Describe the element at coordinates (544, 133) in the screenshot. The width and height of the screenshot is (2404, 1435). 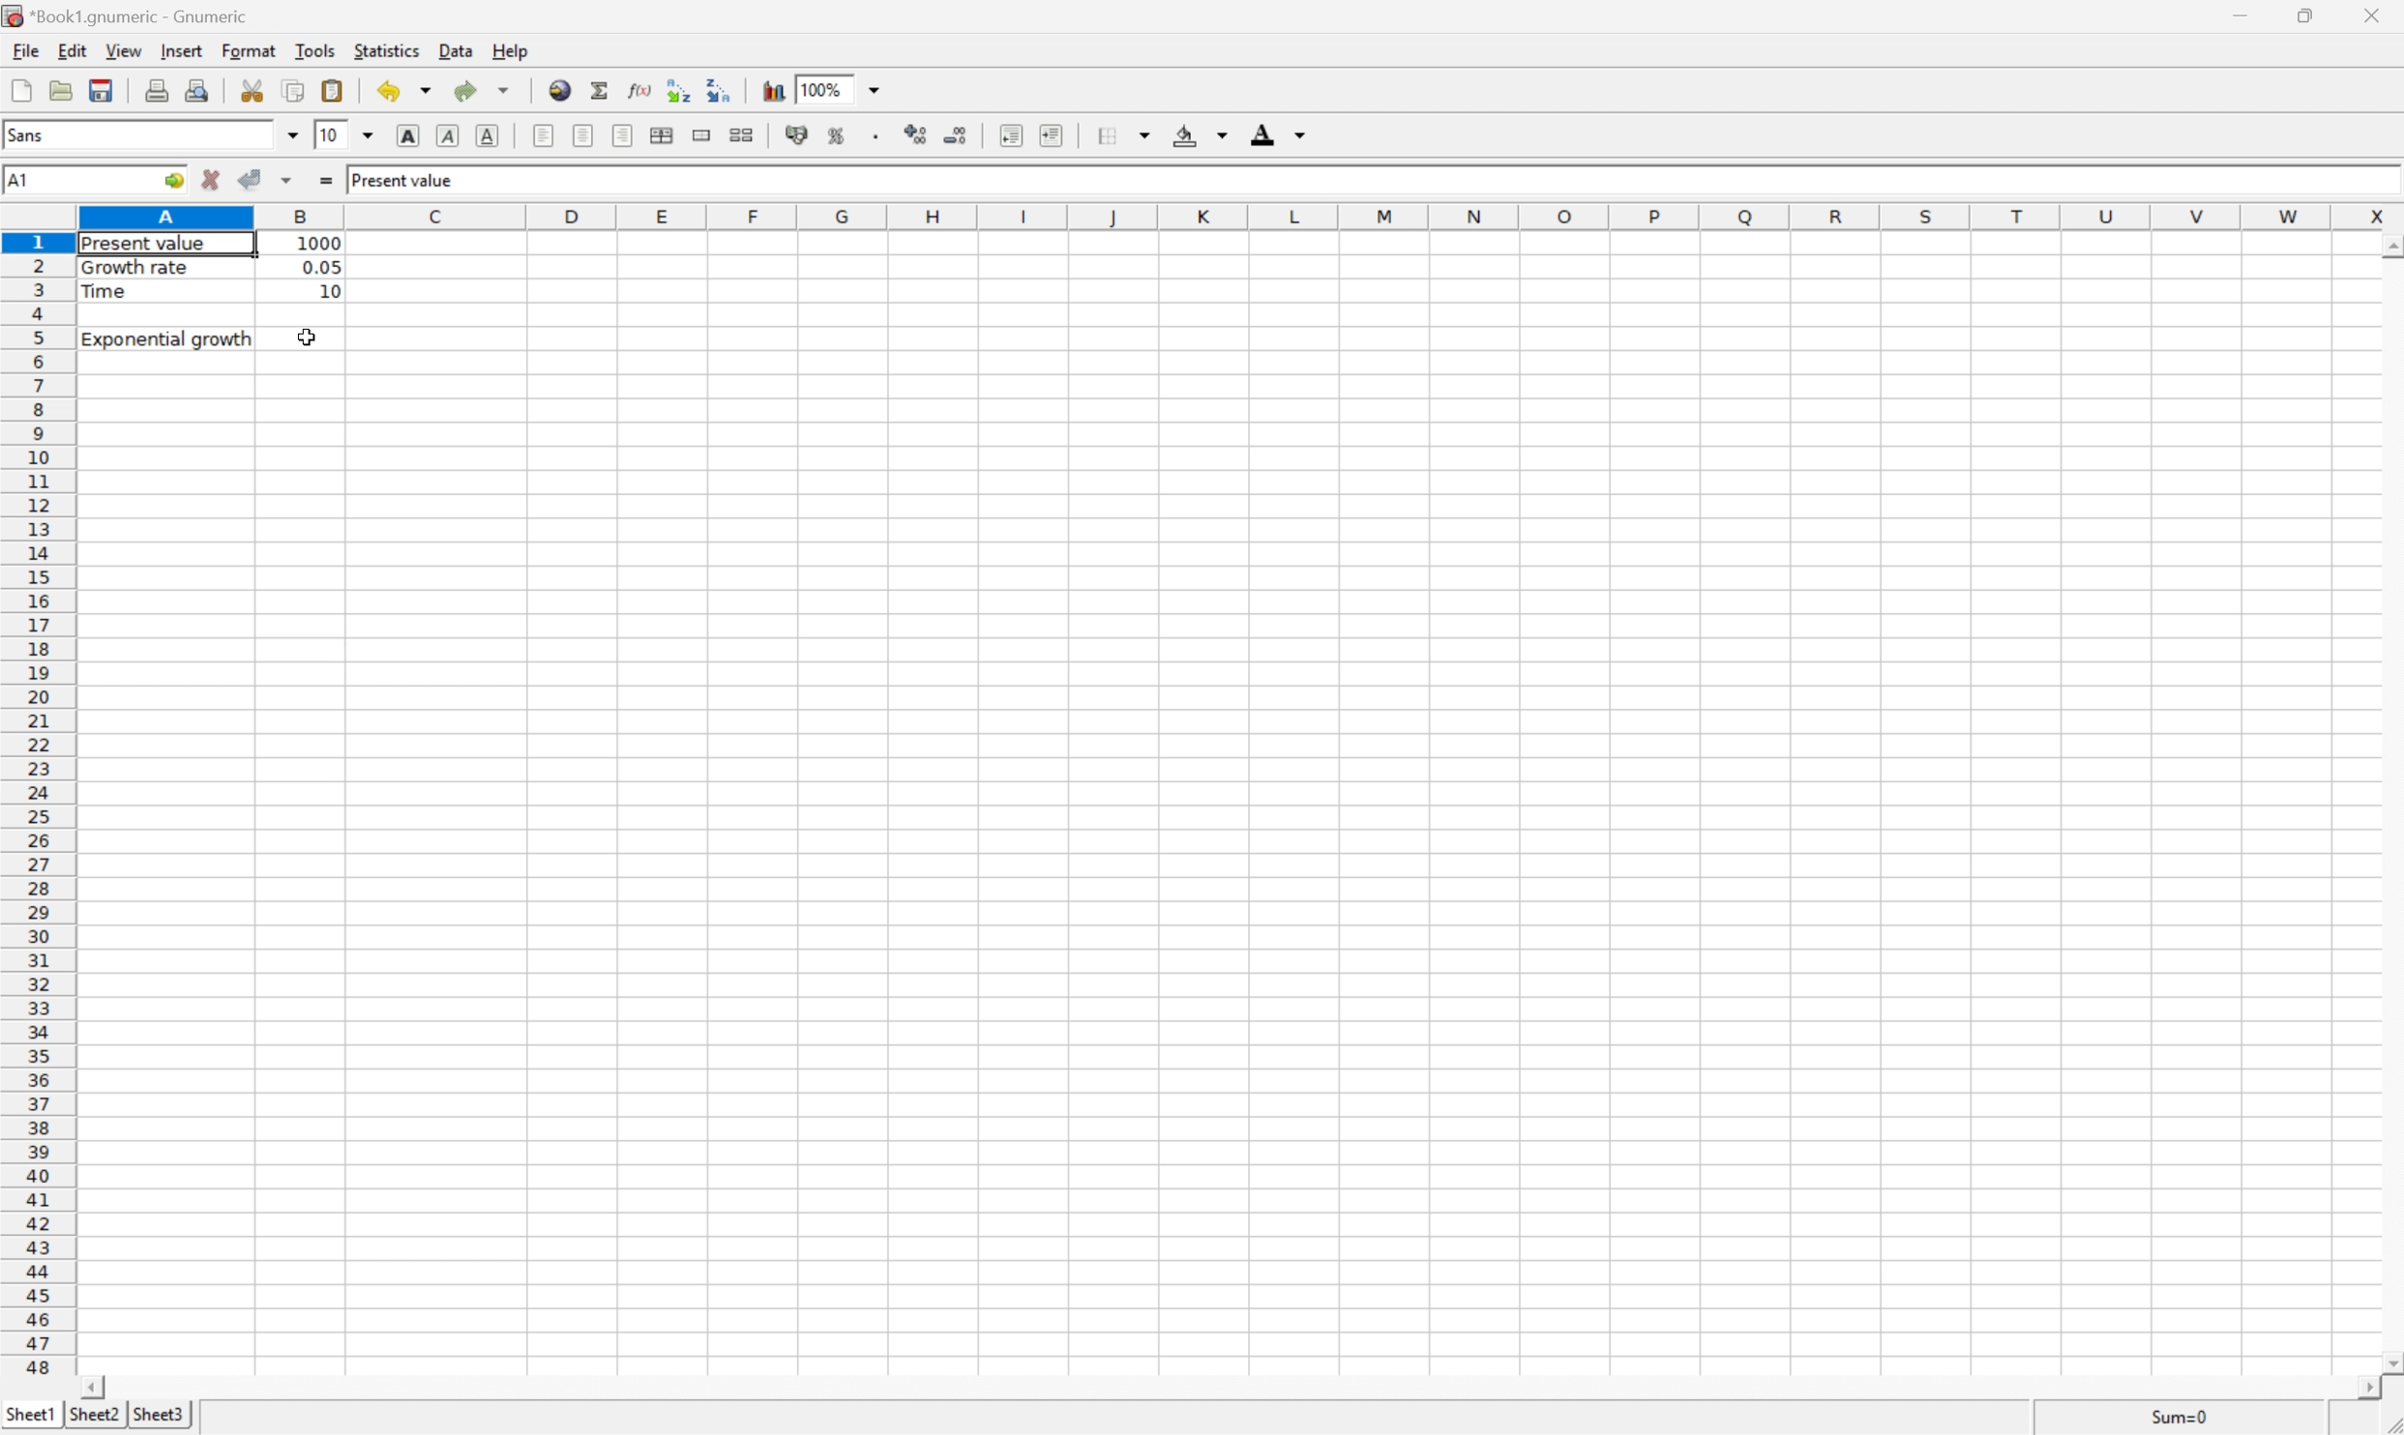
I see `Align Left` at that location.